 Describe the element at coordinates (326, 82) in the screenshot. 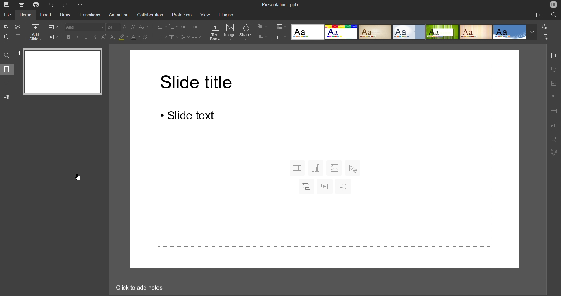

I see `slide title` at that location.